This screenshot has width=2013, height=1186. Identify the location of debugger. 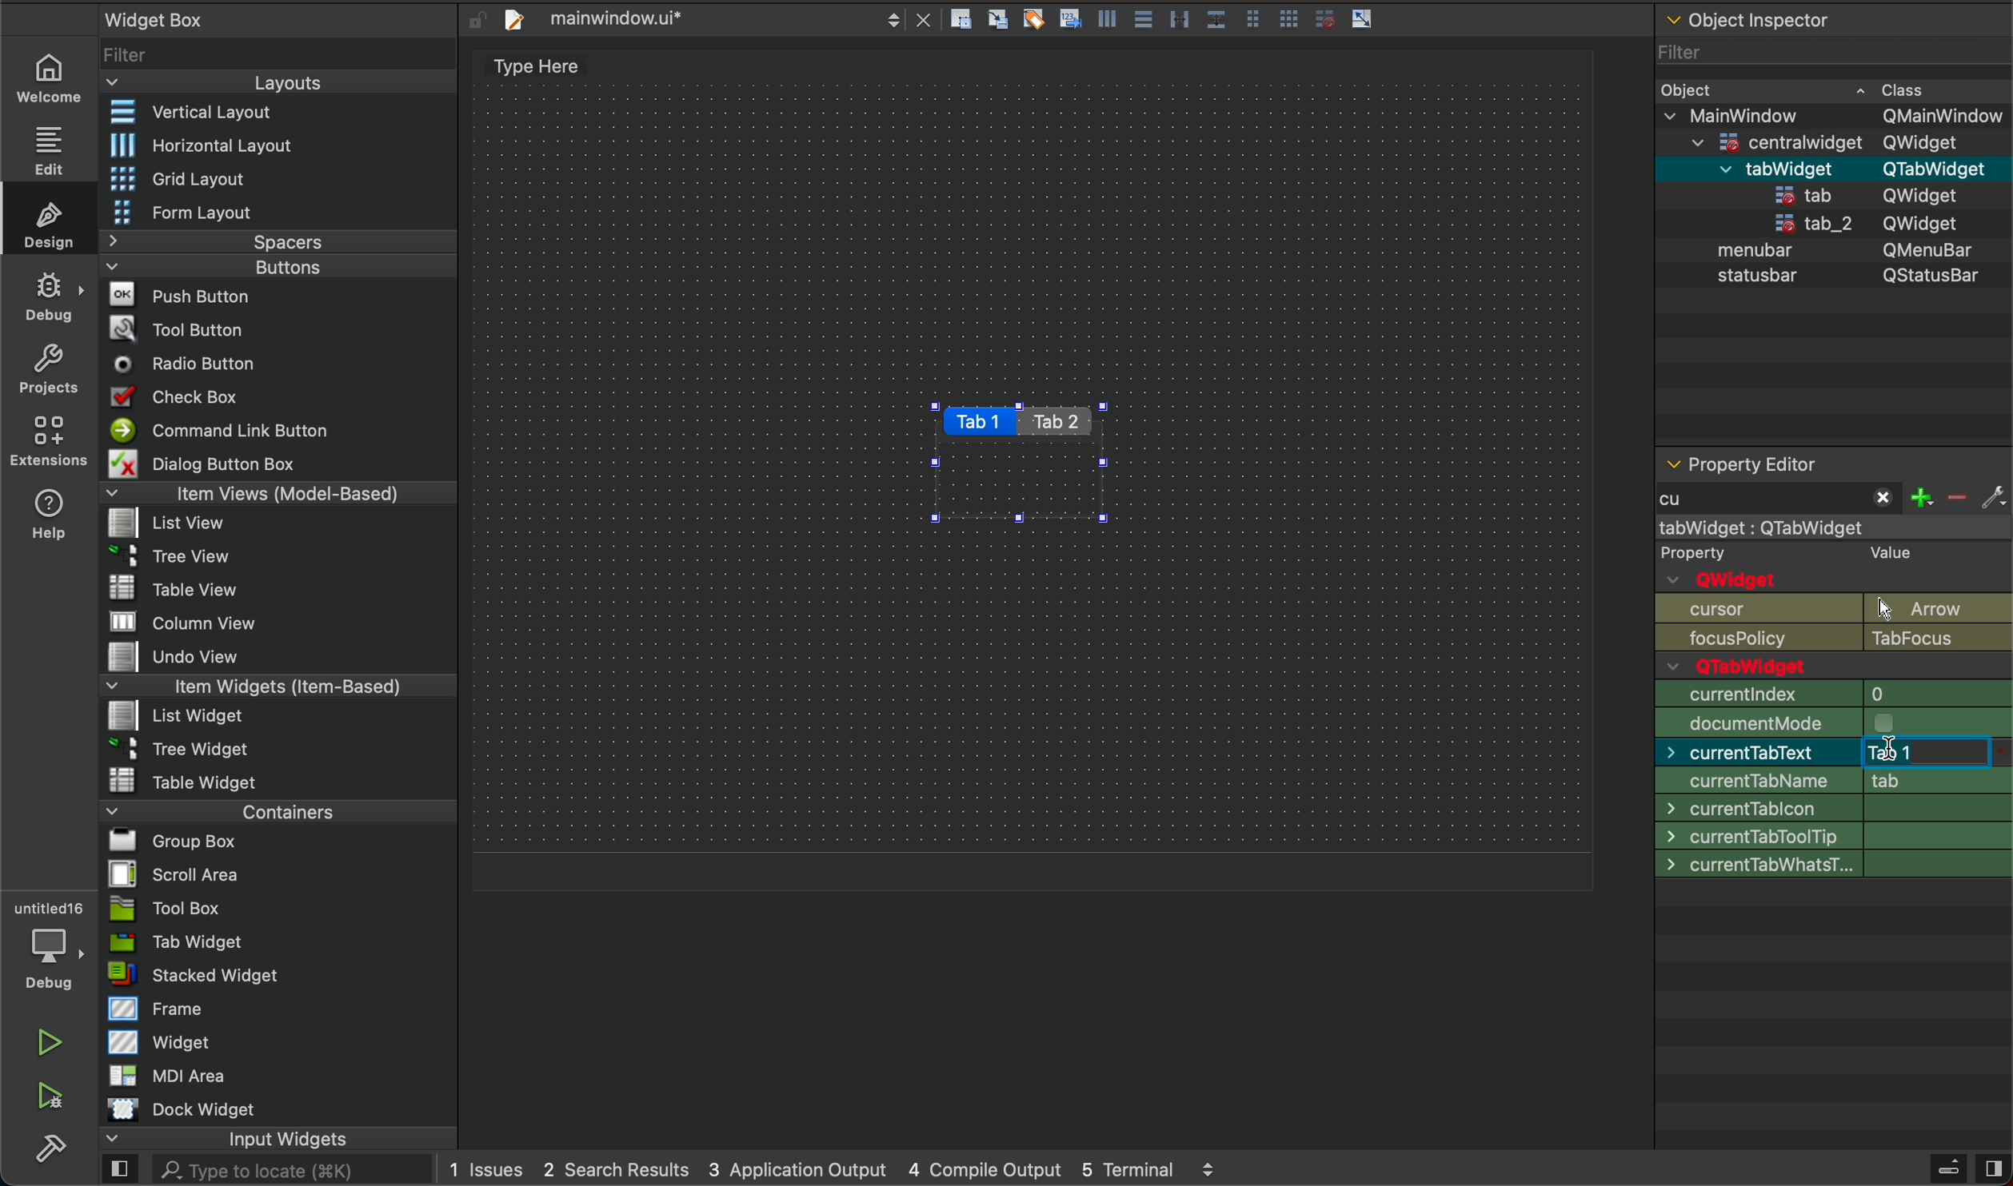
(45, 941).